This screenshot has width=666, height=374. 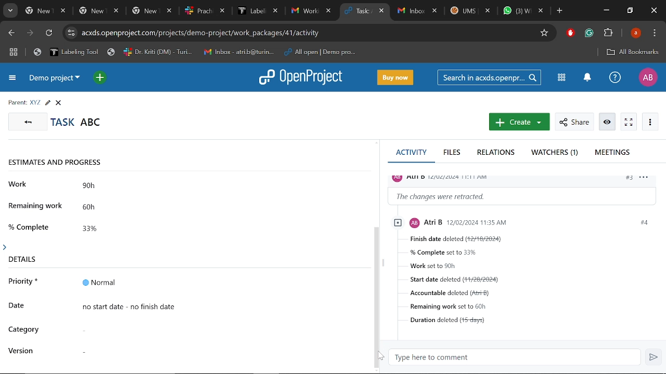 What do you see at coordinates (632, 52) in the screenshot?
I see `All bookmarks` at bounding box center [632, 52].